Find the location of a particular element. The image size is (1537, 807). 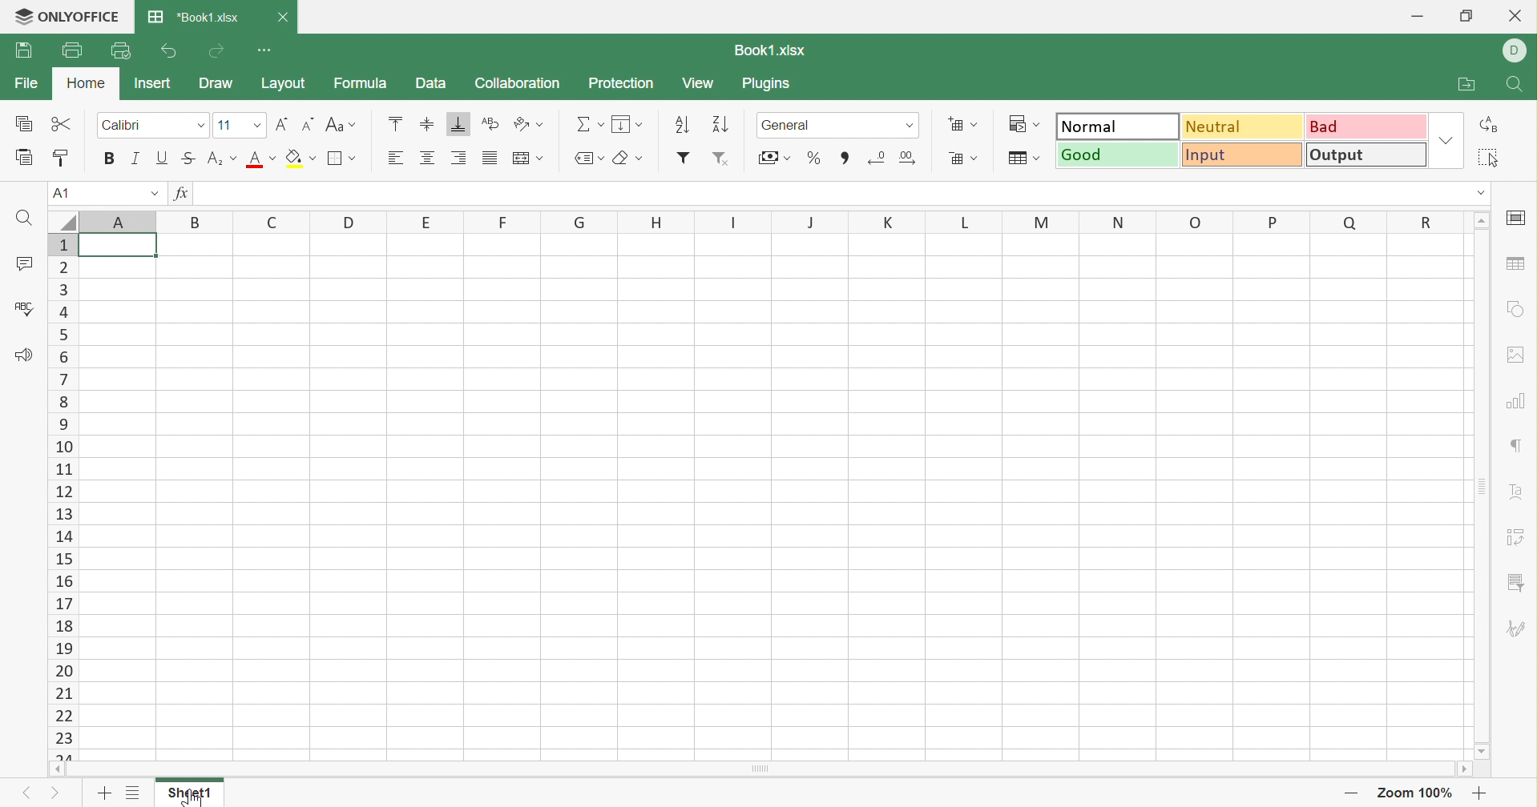

Delete cells is located at coordinates (962, 159).